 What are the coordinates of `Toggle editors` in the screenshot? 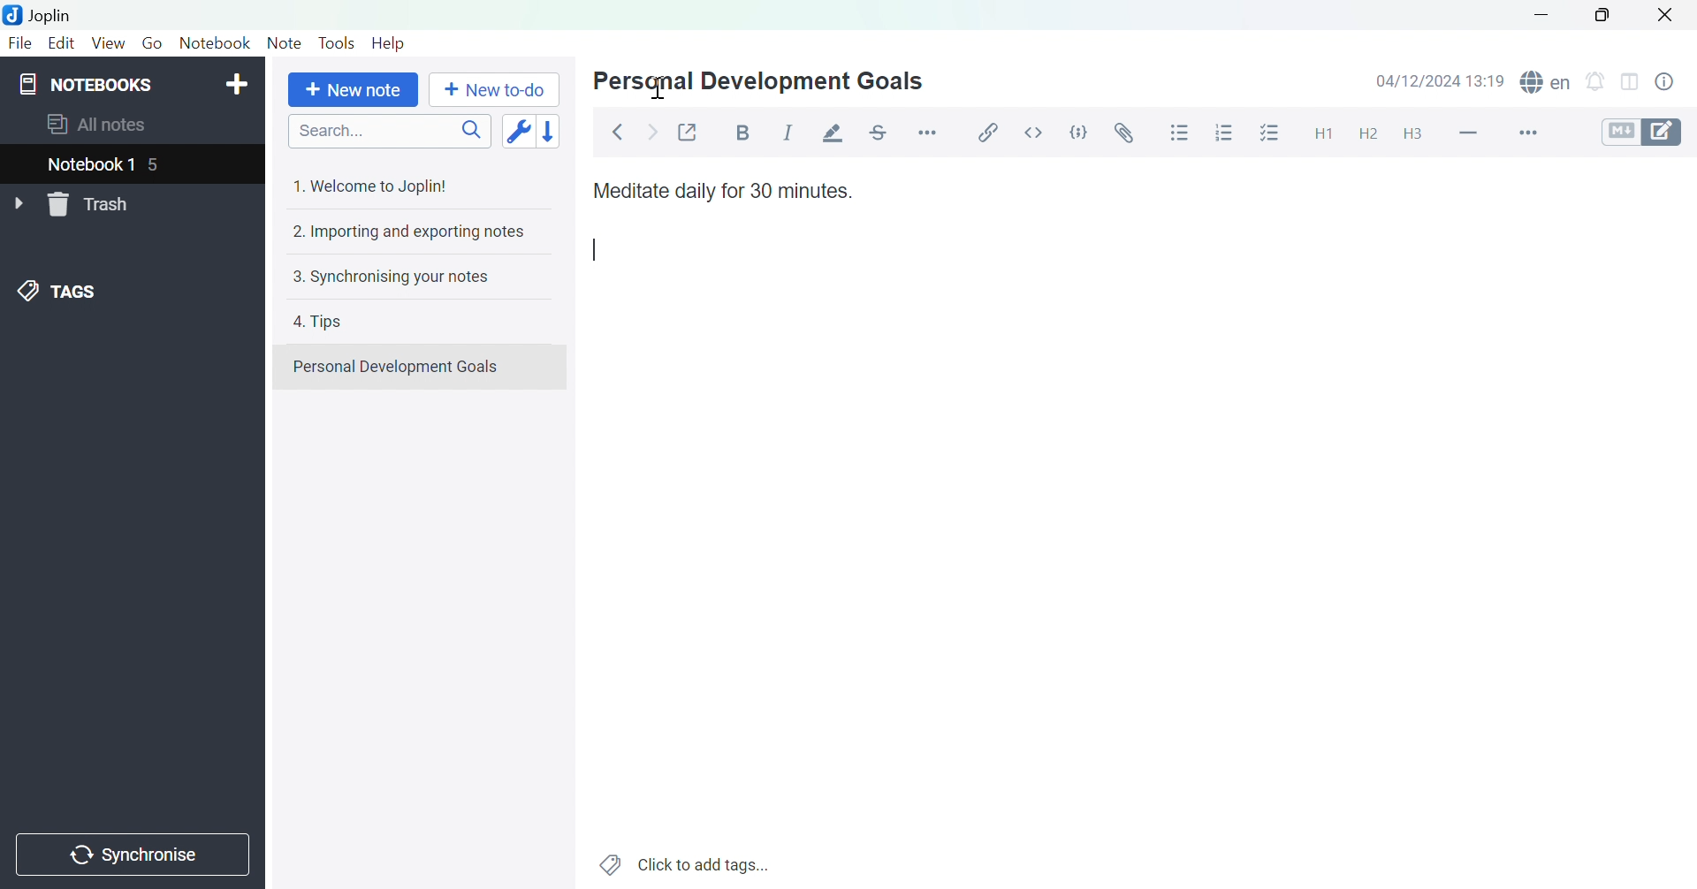 It's located at (1643, 134).